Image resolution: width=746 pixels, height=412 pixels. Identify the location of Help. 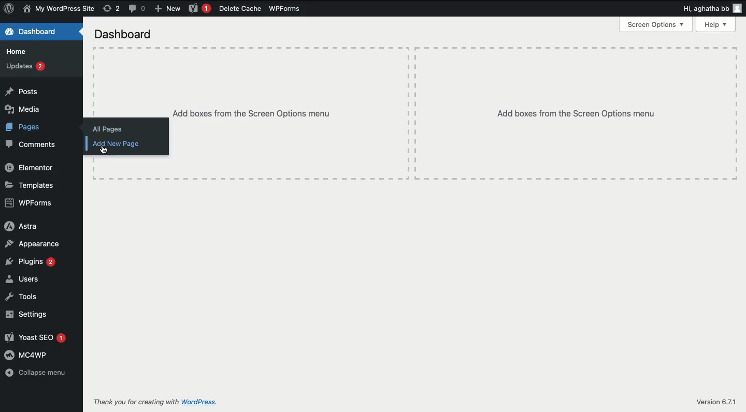
(717, 24).